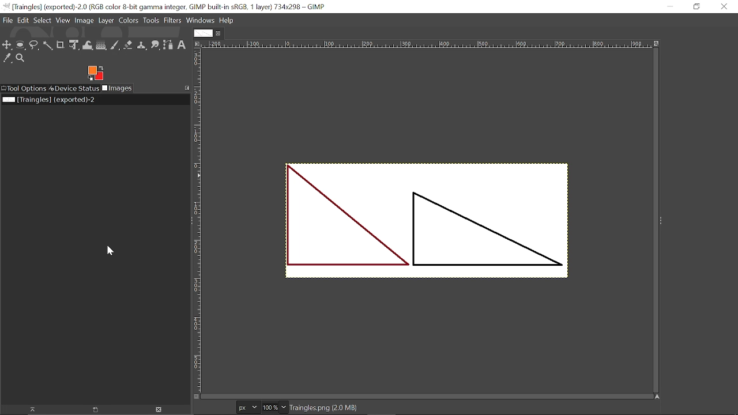 The image size is (738, 415). Describe the element at coordinates (168, 46) in the screenshot. I see `paths tool` at that location.